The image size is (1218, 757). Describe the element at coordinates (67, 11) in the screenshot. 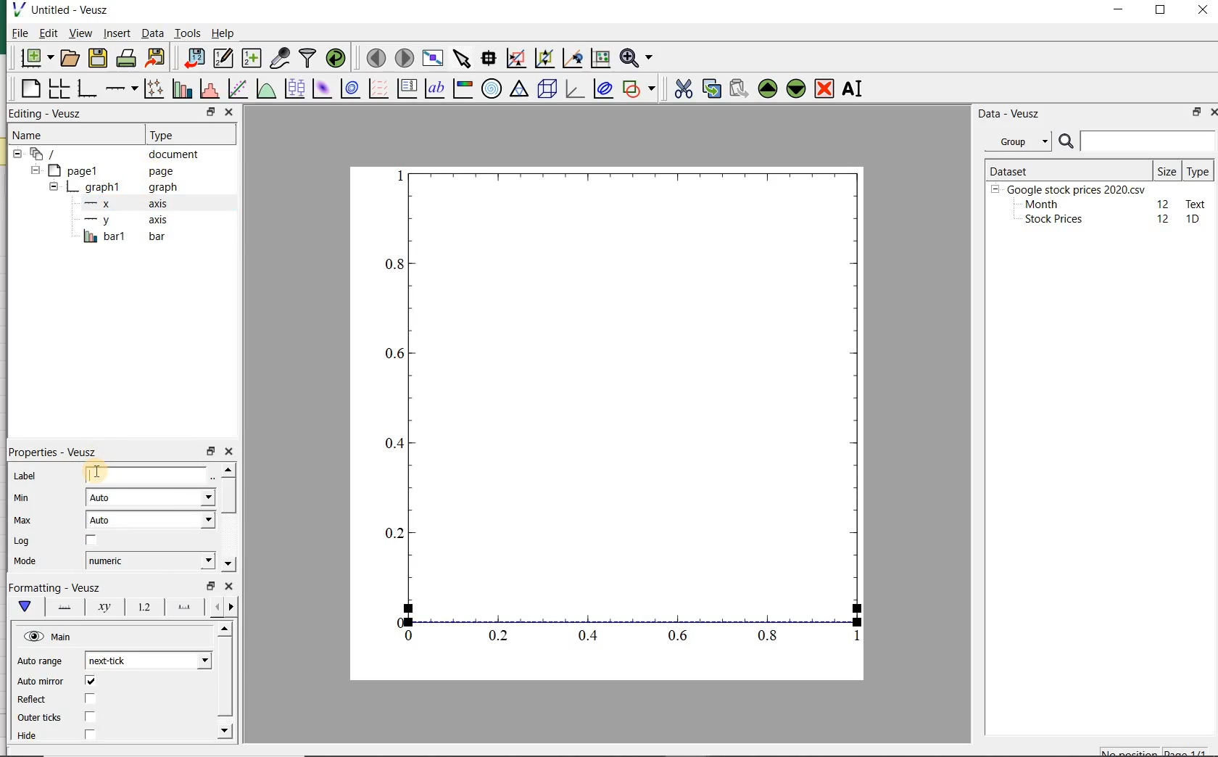

I see `Untitled-Veusz` at that location.